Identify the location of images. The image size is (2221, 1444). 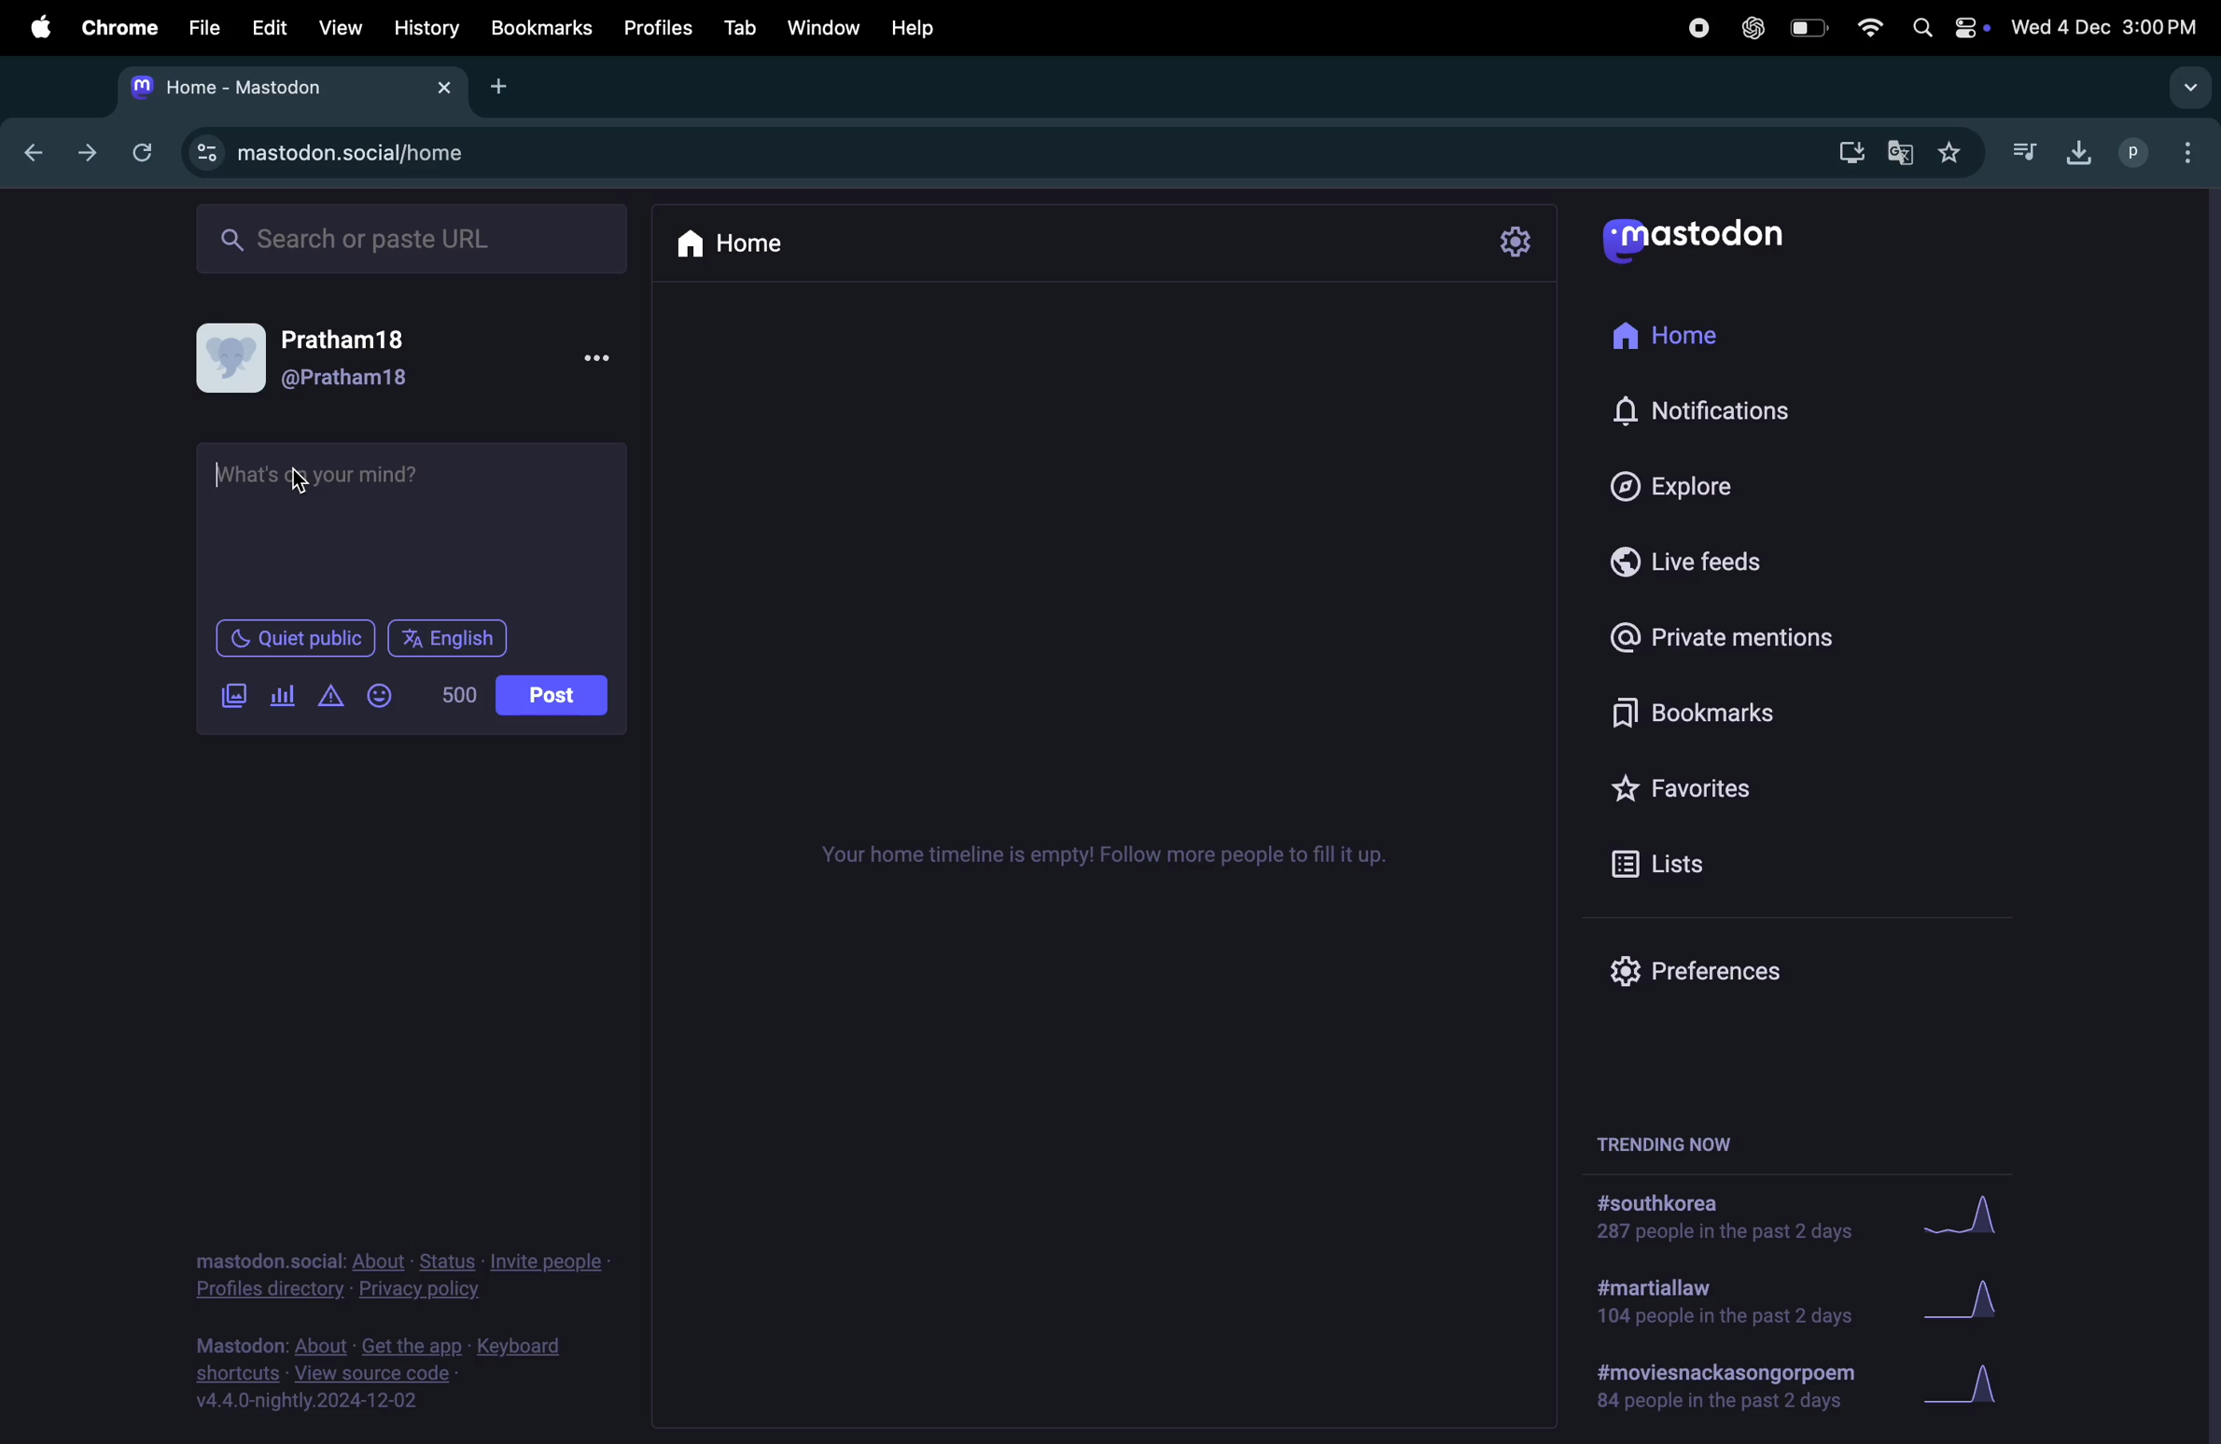
(233, 696).